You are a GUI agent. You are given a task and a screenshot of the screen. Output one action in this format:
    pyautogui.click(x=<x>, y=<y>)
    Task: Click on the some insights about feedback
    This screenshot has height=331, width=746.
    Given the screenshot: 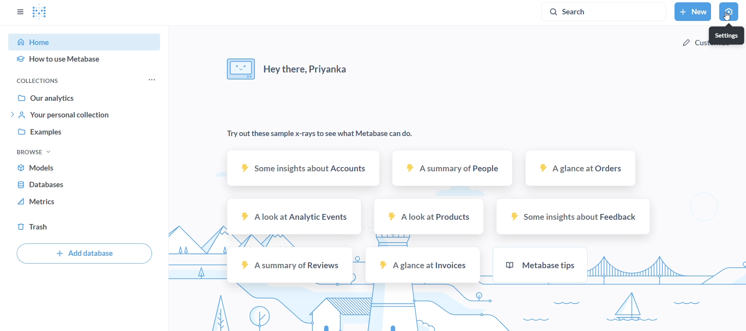 What is the action you would take?
    pyautogui.click(x=573, y=215)
    